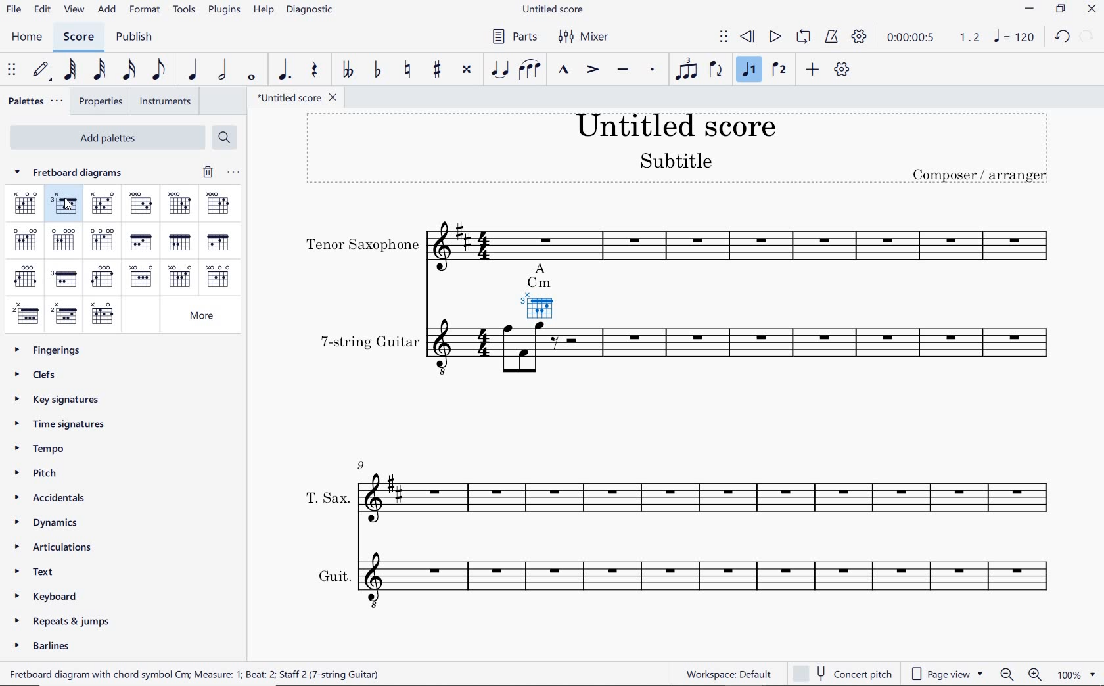 The height and width of the screenshot is (686, 1104). What do you see at coordinates (779, 70) in the screenshot?
I see `VOICE 2` at bounding box center [779, 70].